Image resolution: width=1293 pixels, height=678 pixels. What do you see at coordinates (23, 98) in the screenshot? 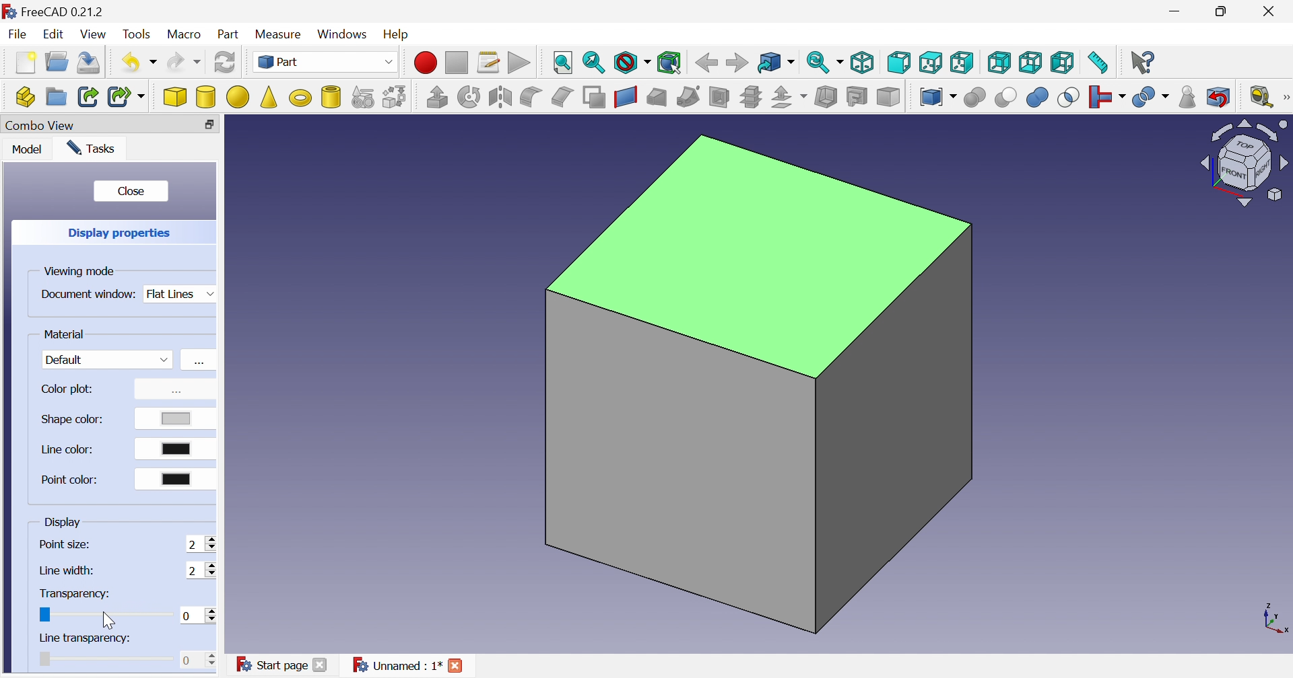
I see `Create part` at bounding box center [23, 98].